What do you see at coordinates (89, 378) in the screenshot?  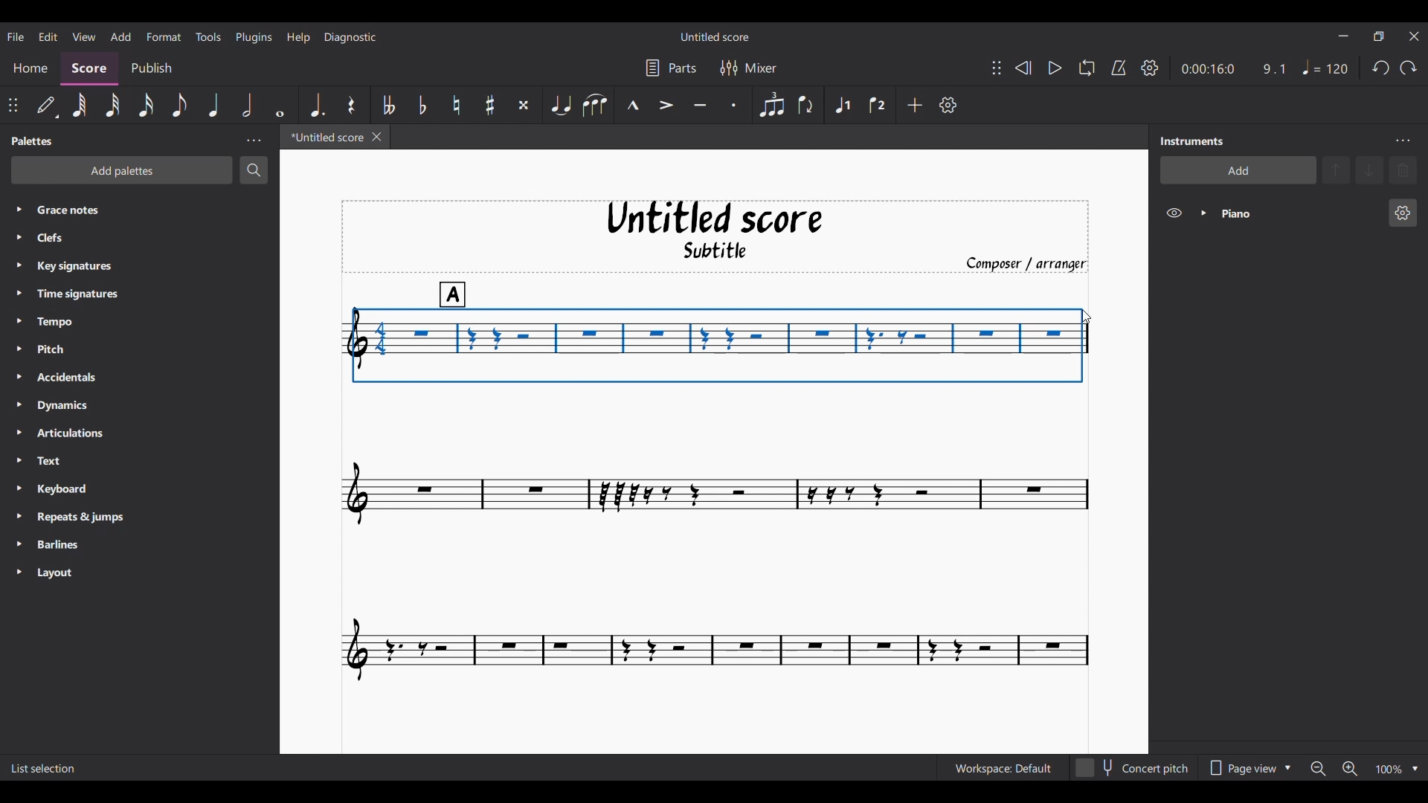 I see `Accidentals` at bounding box center [89, 378].